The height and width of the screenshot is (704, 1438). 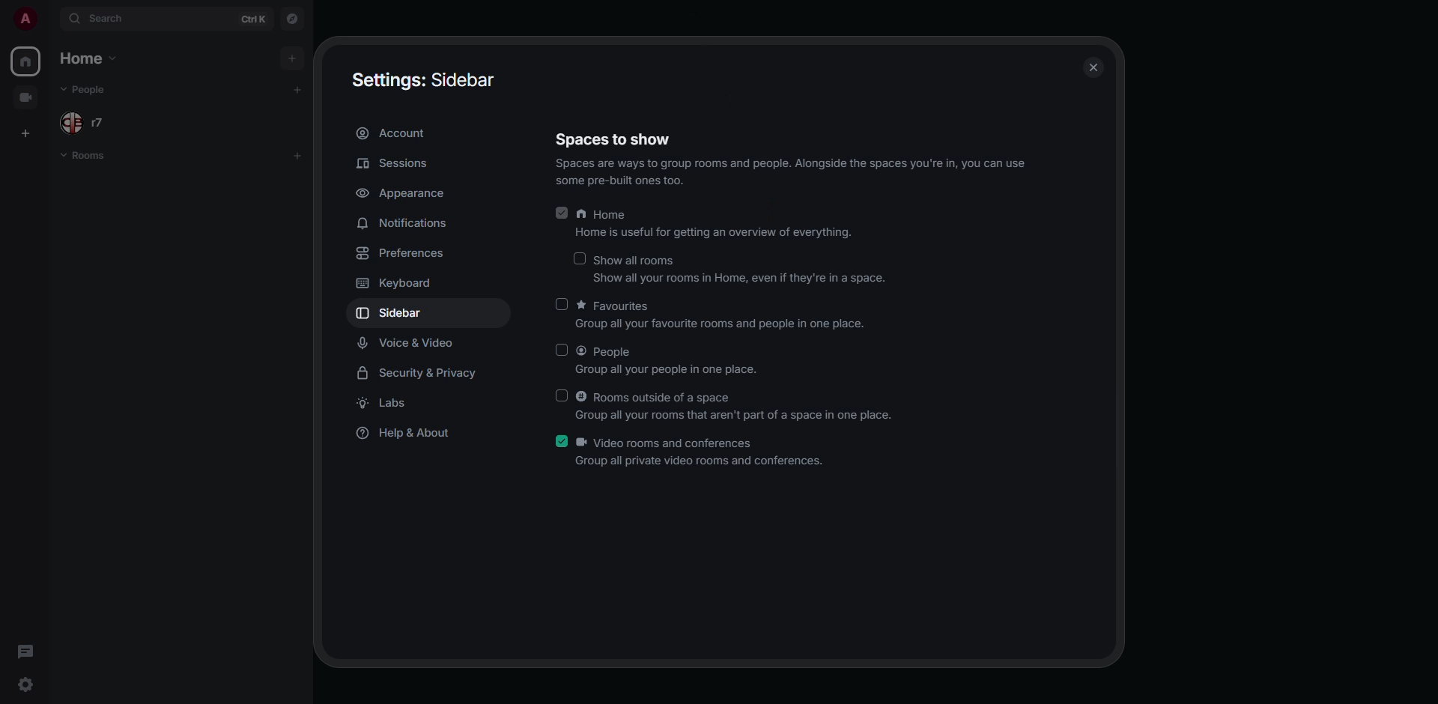 I want to click on add, so click(x=298, y=158).